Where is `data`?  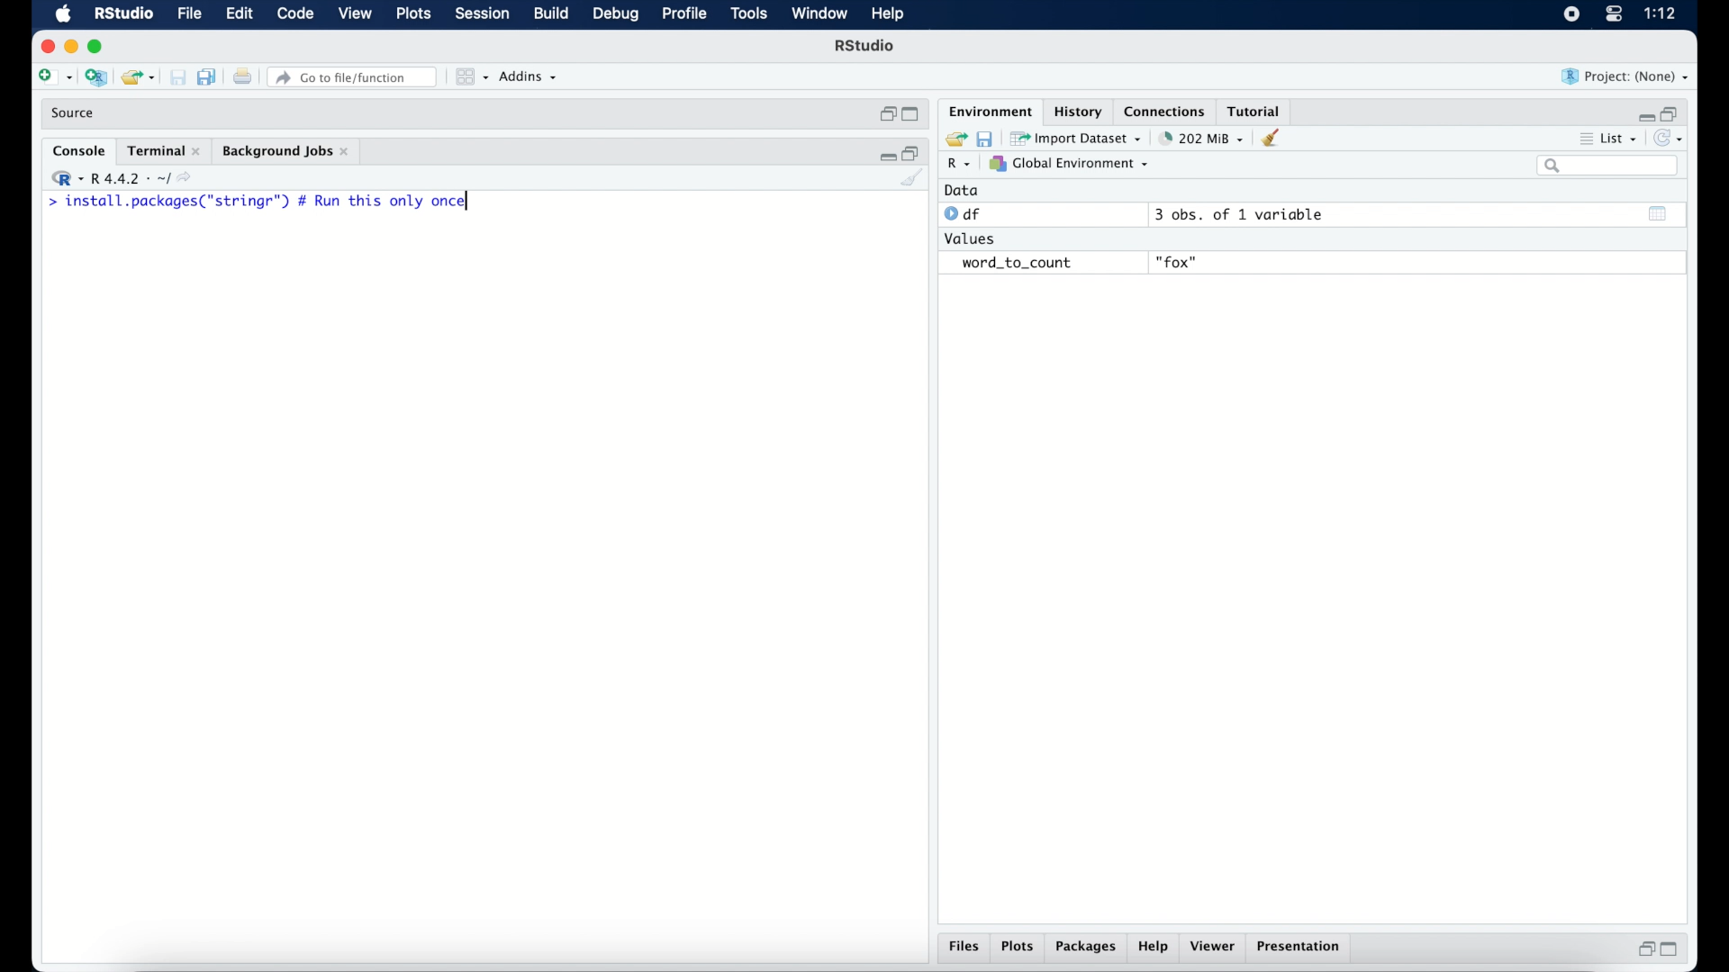 data is located at coordinates (962, 190).